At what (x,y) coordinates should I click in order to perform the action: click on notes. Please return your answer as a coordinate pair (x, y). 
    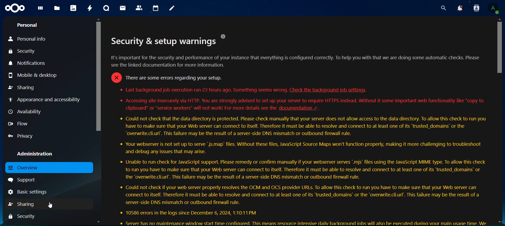
    Looking at the image, I should click on (172, 9).